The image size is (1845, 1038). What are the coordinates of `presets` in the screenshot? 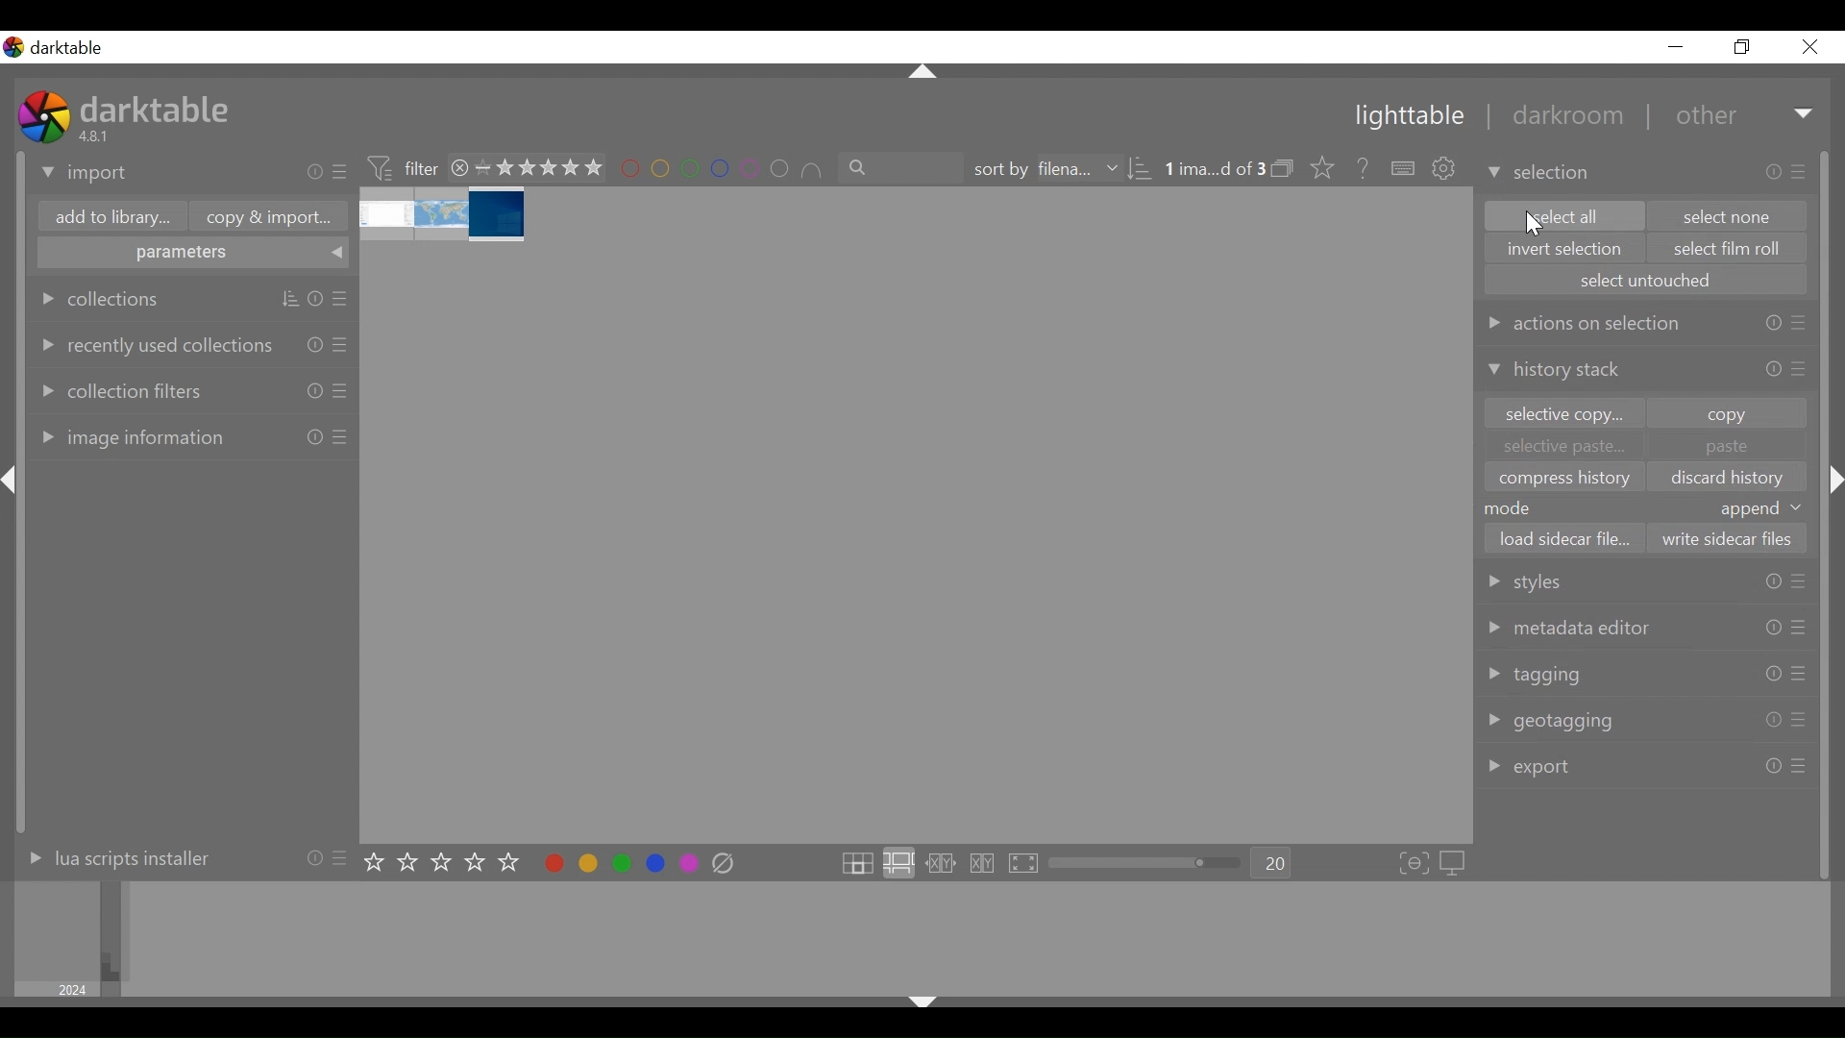 It's located at (1798, 721).